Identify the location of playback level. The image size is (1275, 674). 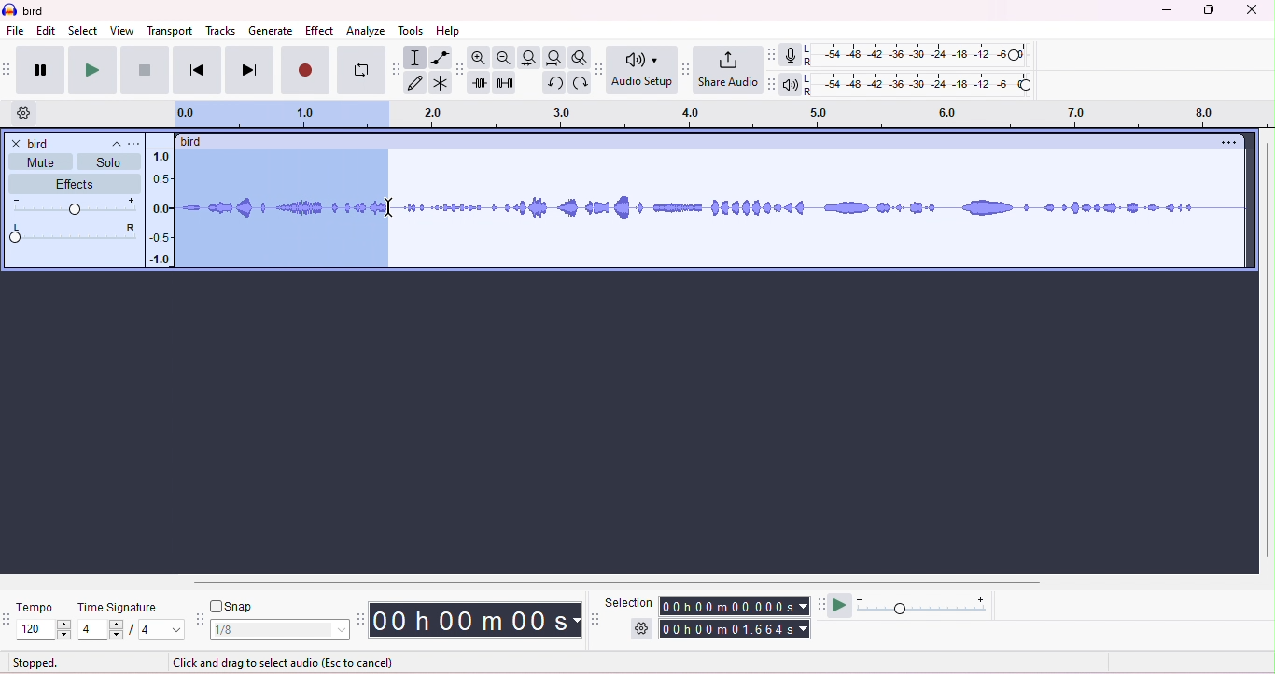
(931, 84).